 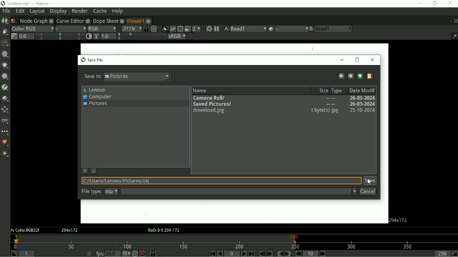 I want to click on Viewer input A, so click(x=225, y=29).